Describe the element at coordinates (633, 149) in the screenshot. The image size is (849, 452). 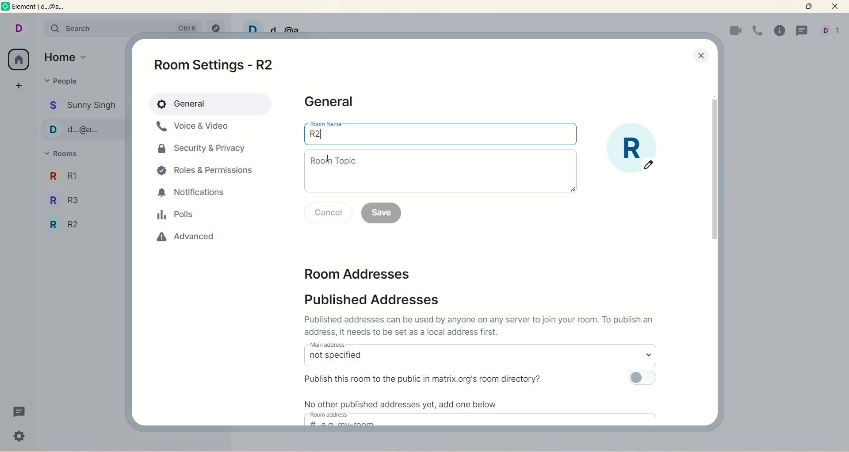
I see `room display picture` at that location.